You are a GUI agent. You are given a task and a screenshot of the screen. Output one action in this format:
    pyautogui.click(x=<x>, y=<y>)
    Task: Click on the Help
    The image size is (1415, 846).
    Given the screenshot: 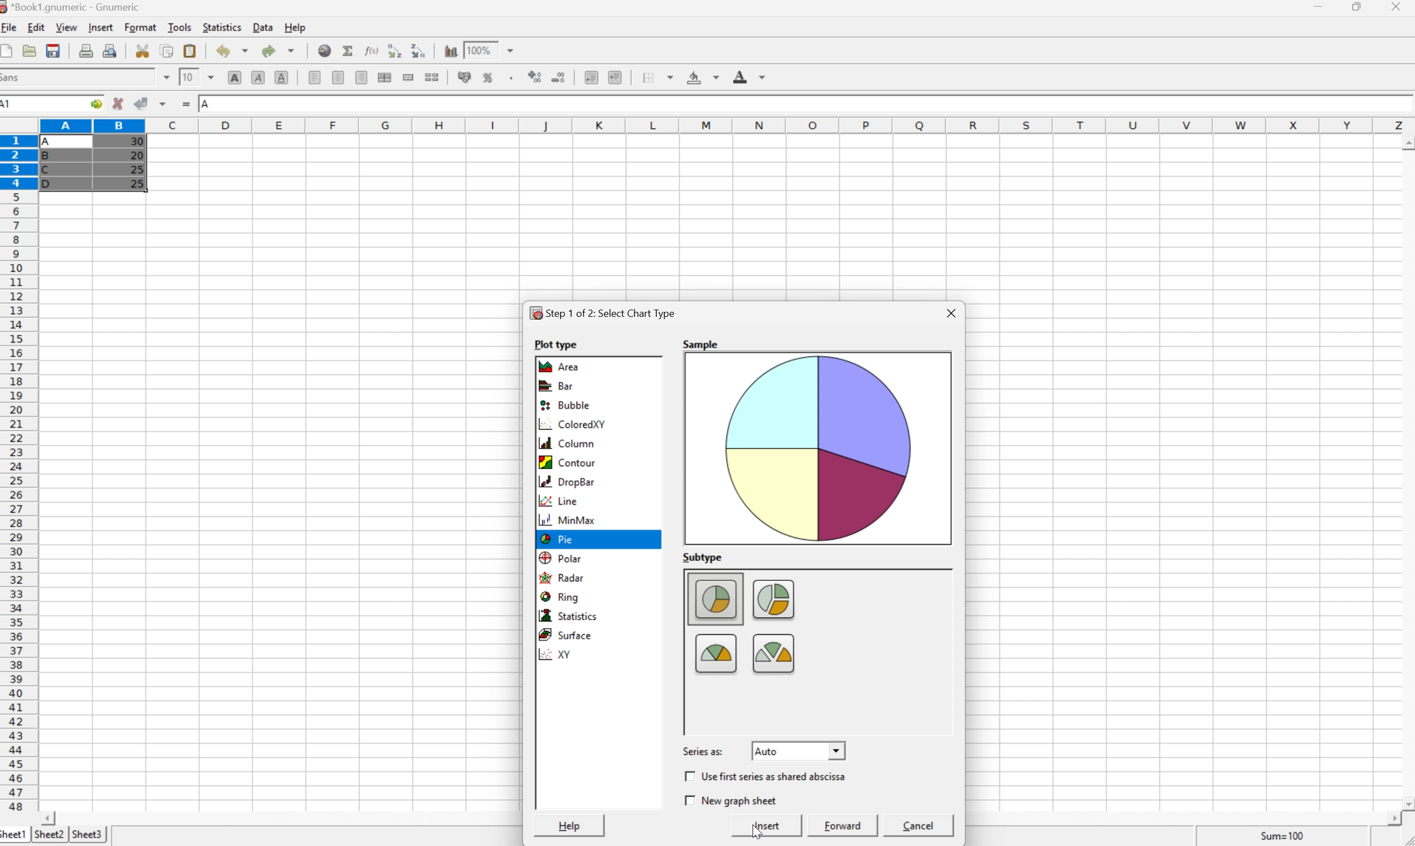 What is the action you would take?
    pyautogui.click(x=296, y=27)
    